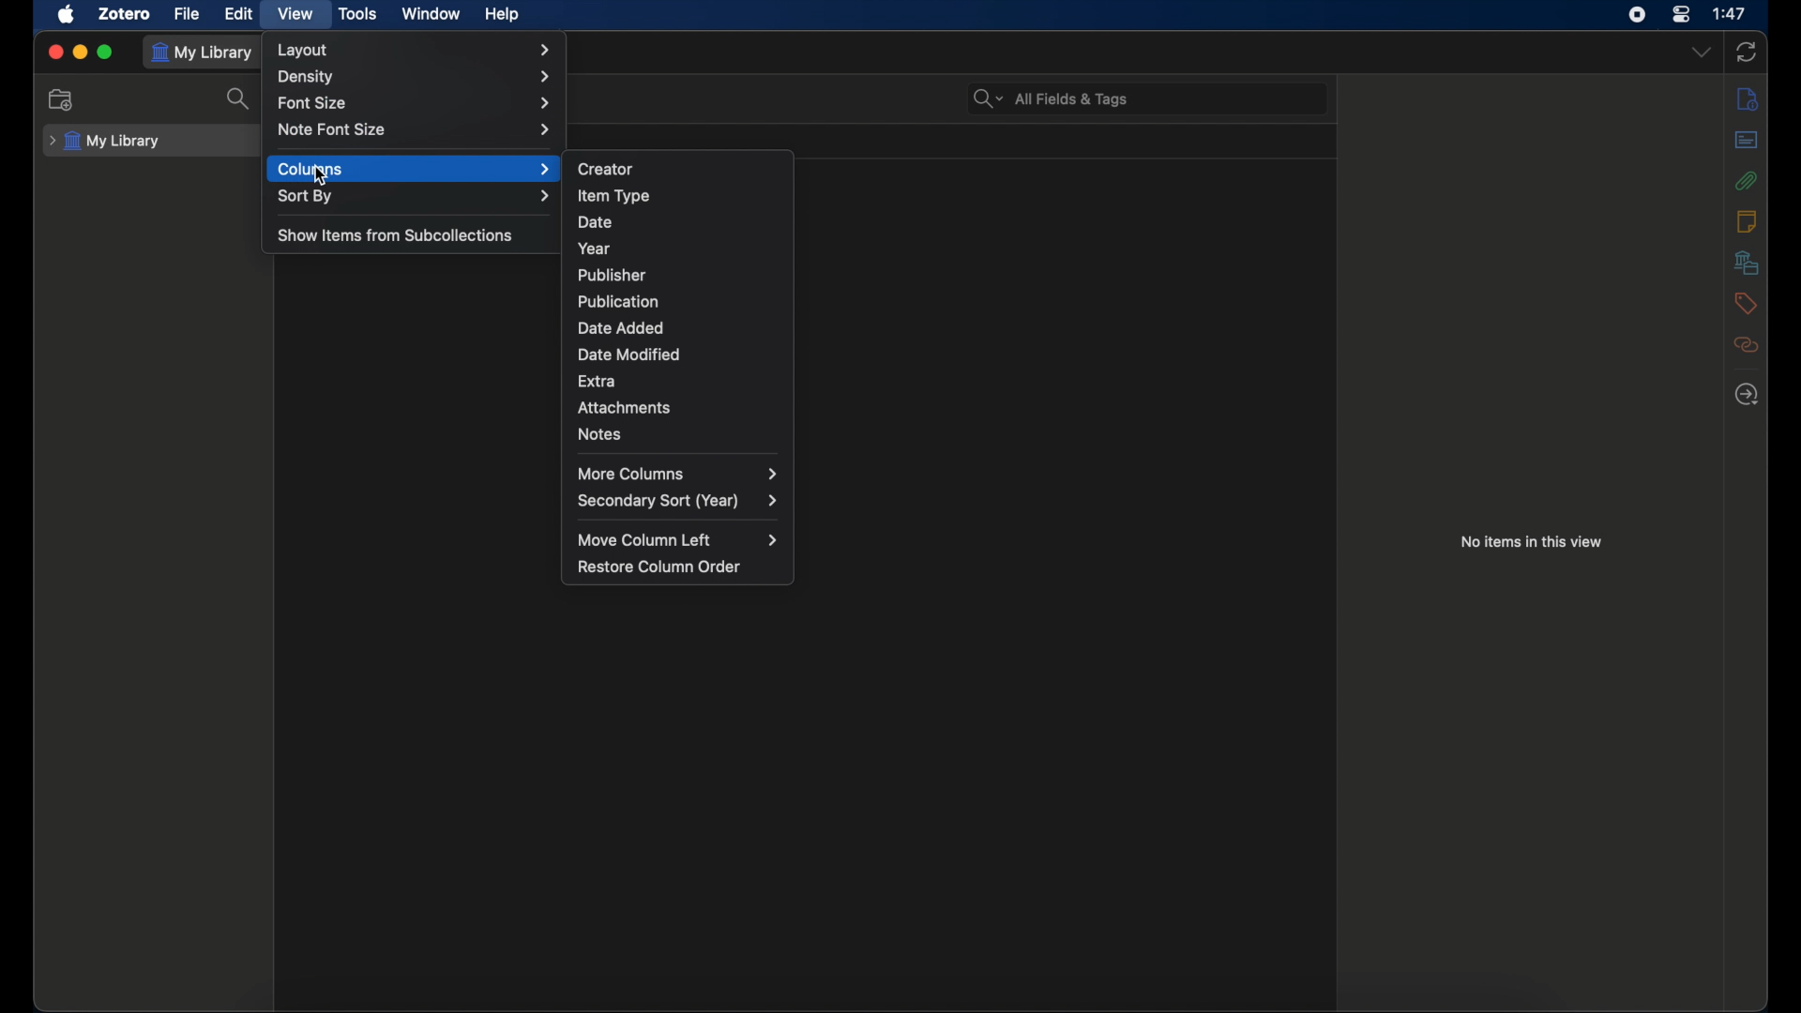 Image resolution: width=1801 pixels, height=1013 pixels. I want to click on notes, so click(600, 434).